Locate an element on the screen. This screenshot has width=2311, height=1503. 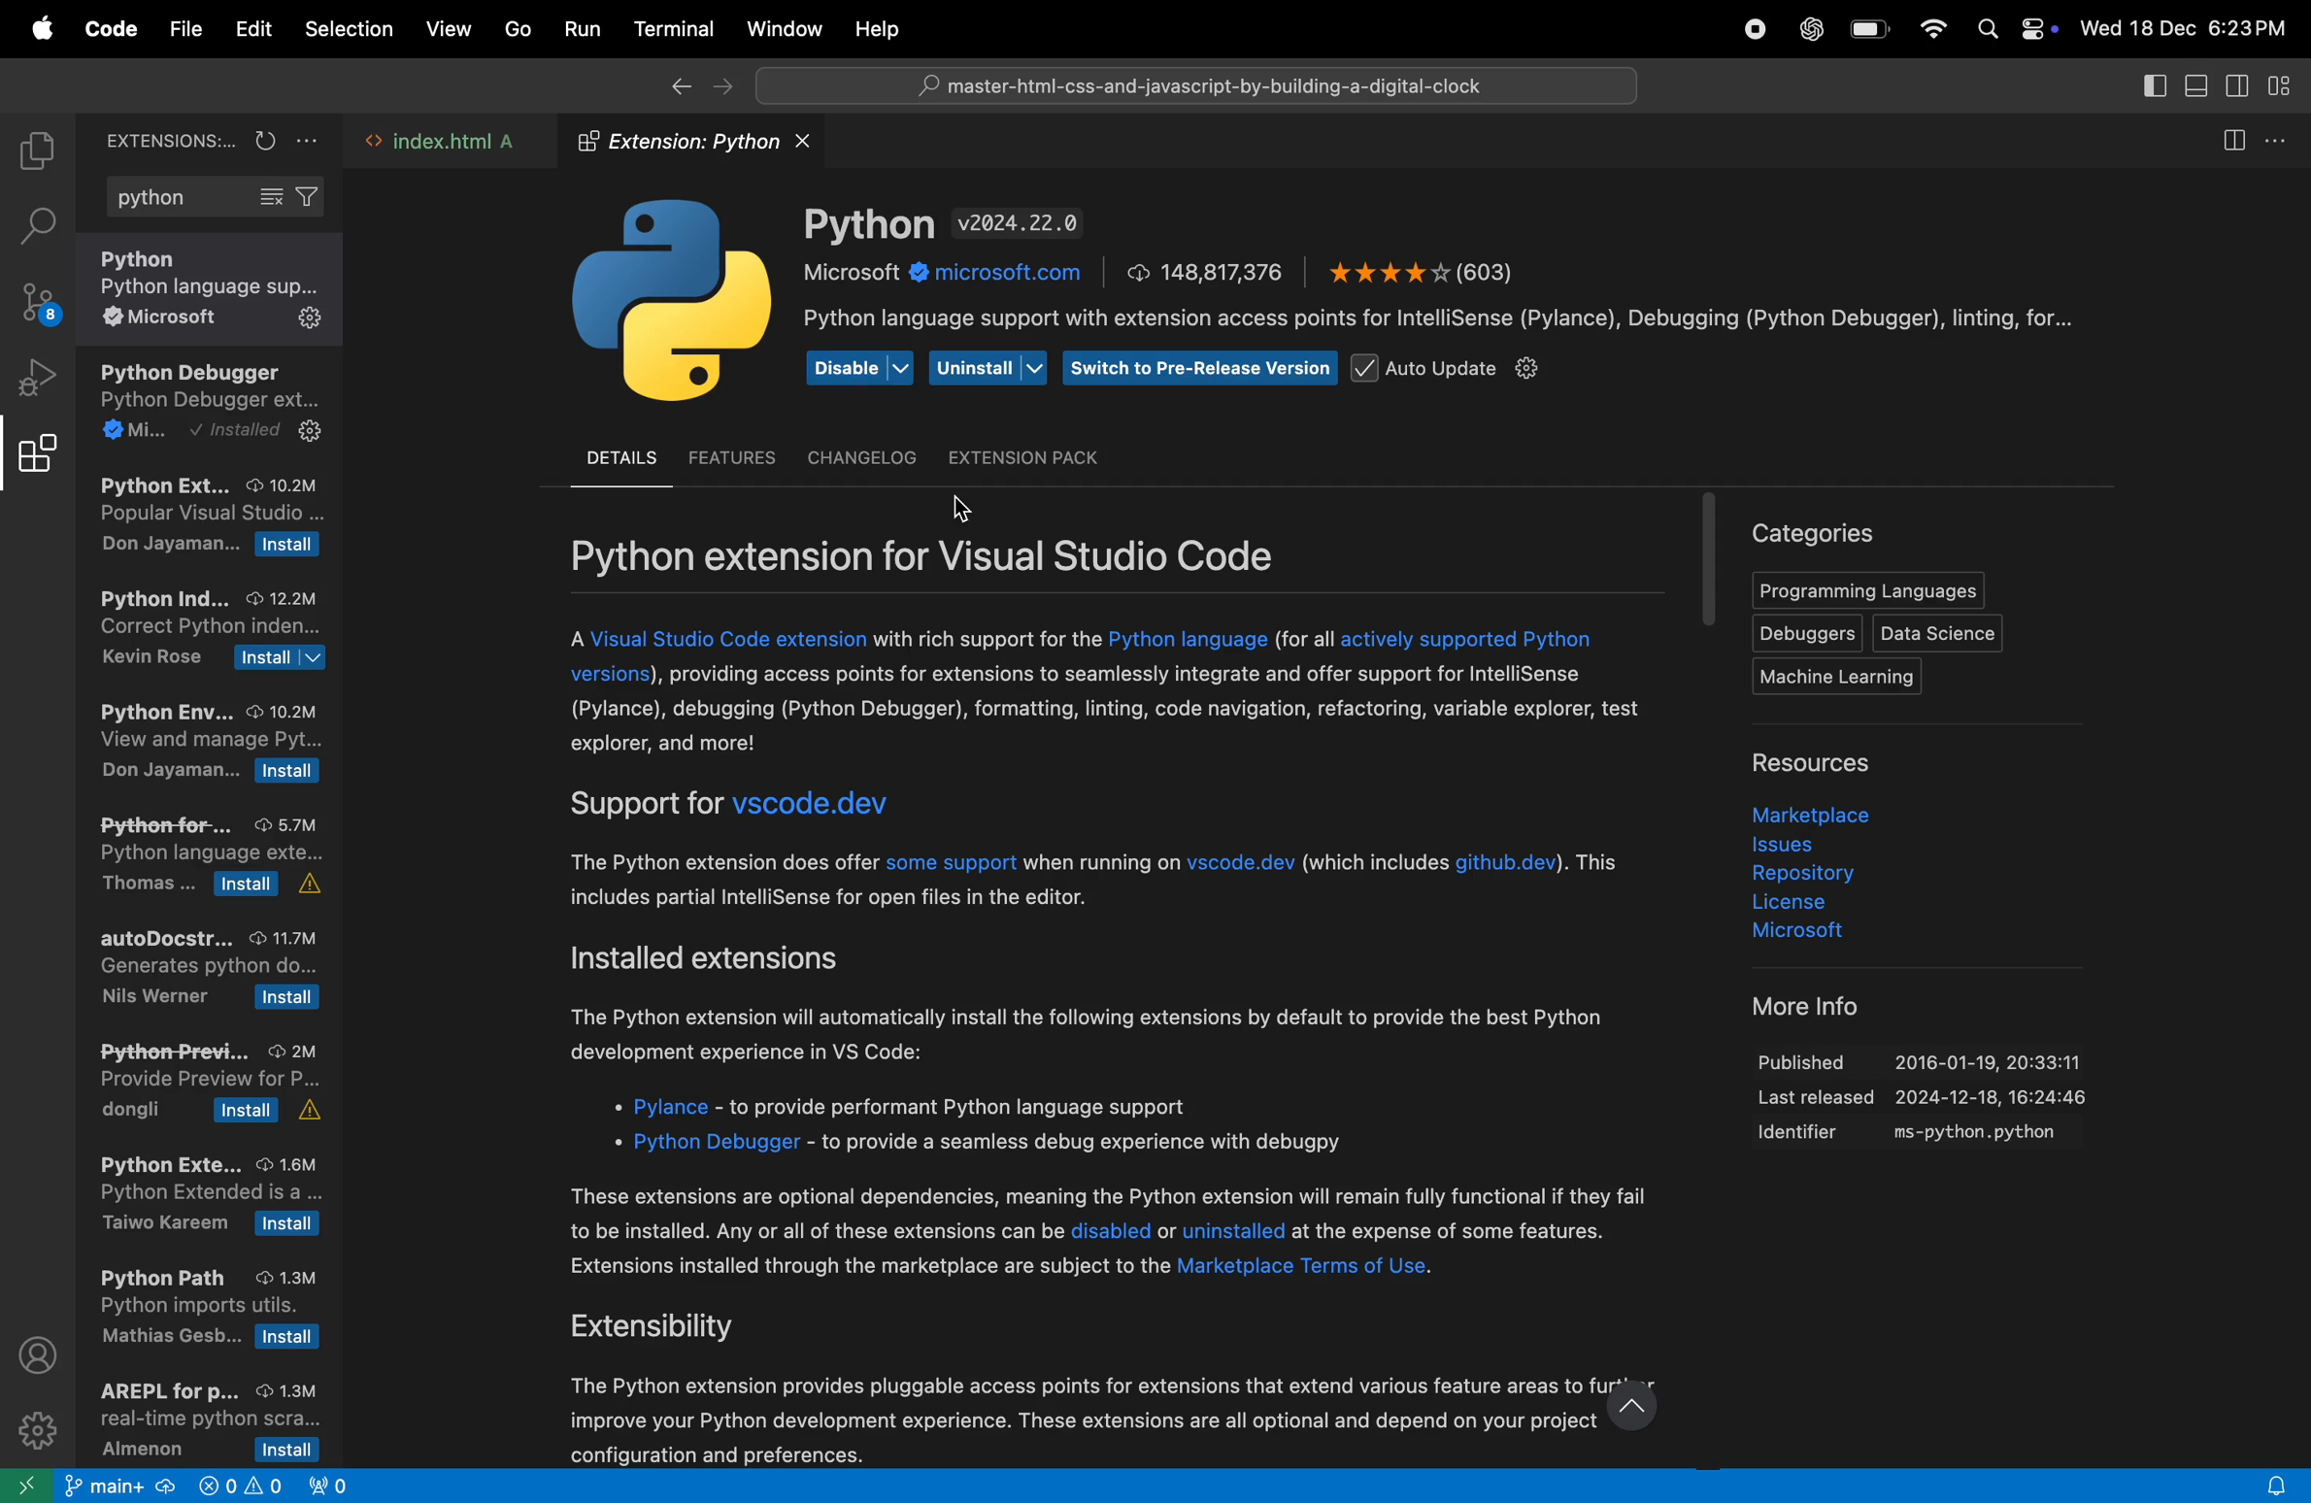
battery is located at coordinates (1869, 32).